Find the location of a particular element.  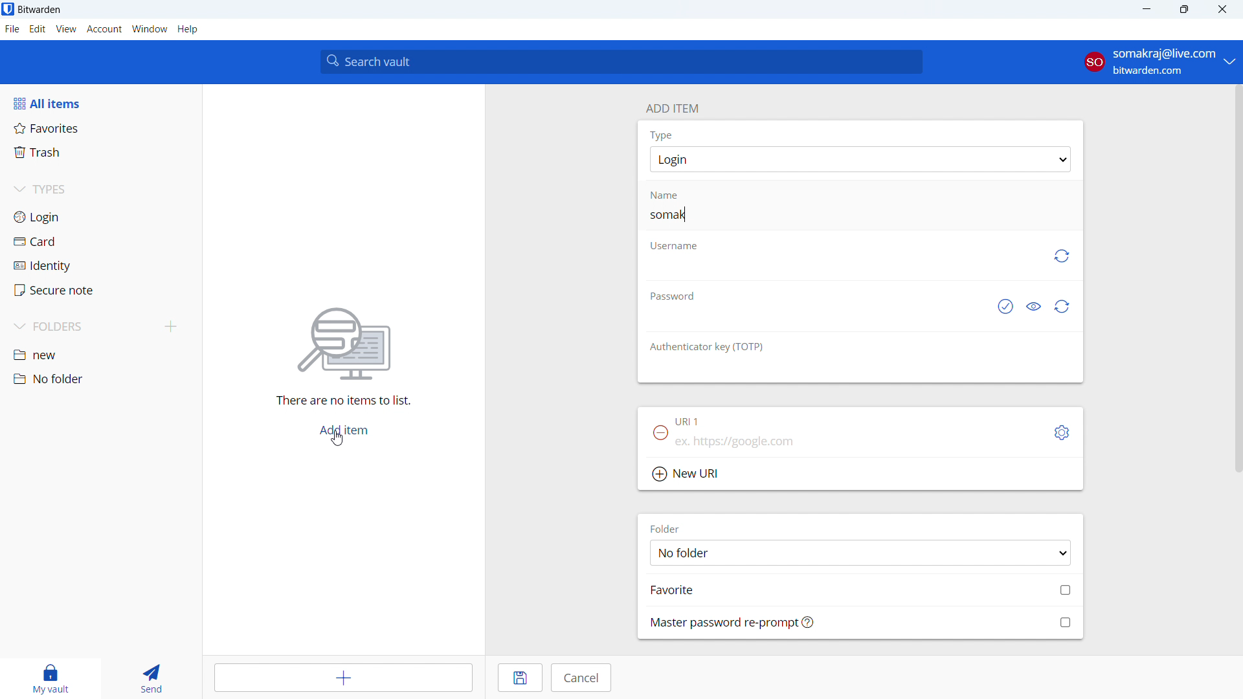

folders is located at coordinates (82, 327).